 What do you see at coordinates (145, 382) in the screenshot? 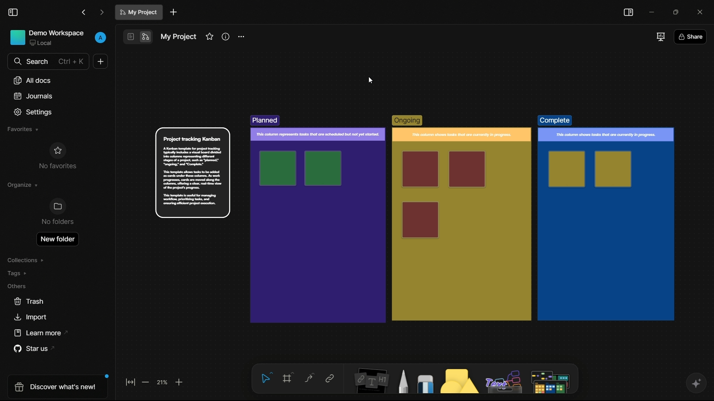
I see `zoom out` at bounding box center [145, 382].